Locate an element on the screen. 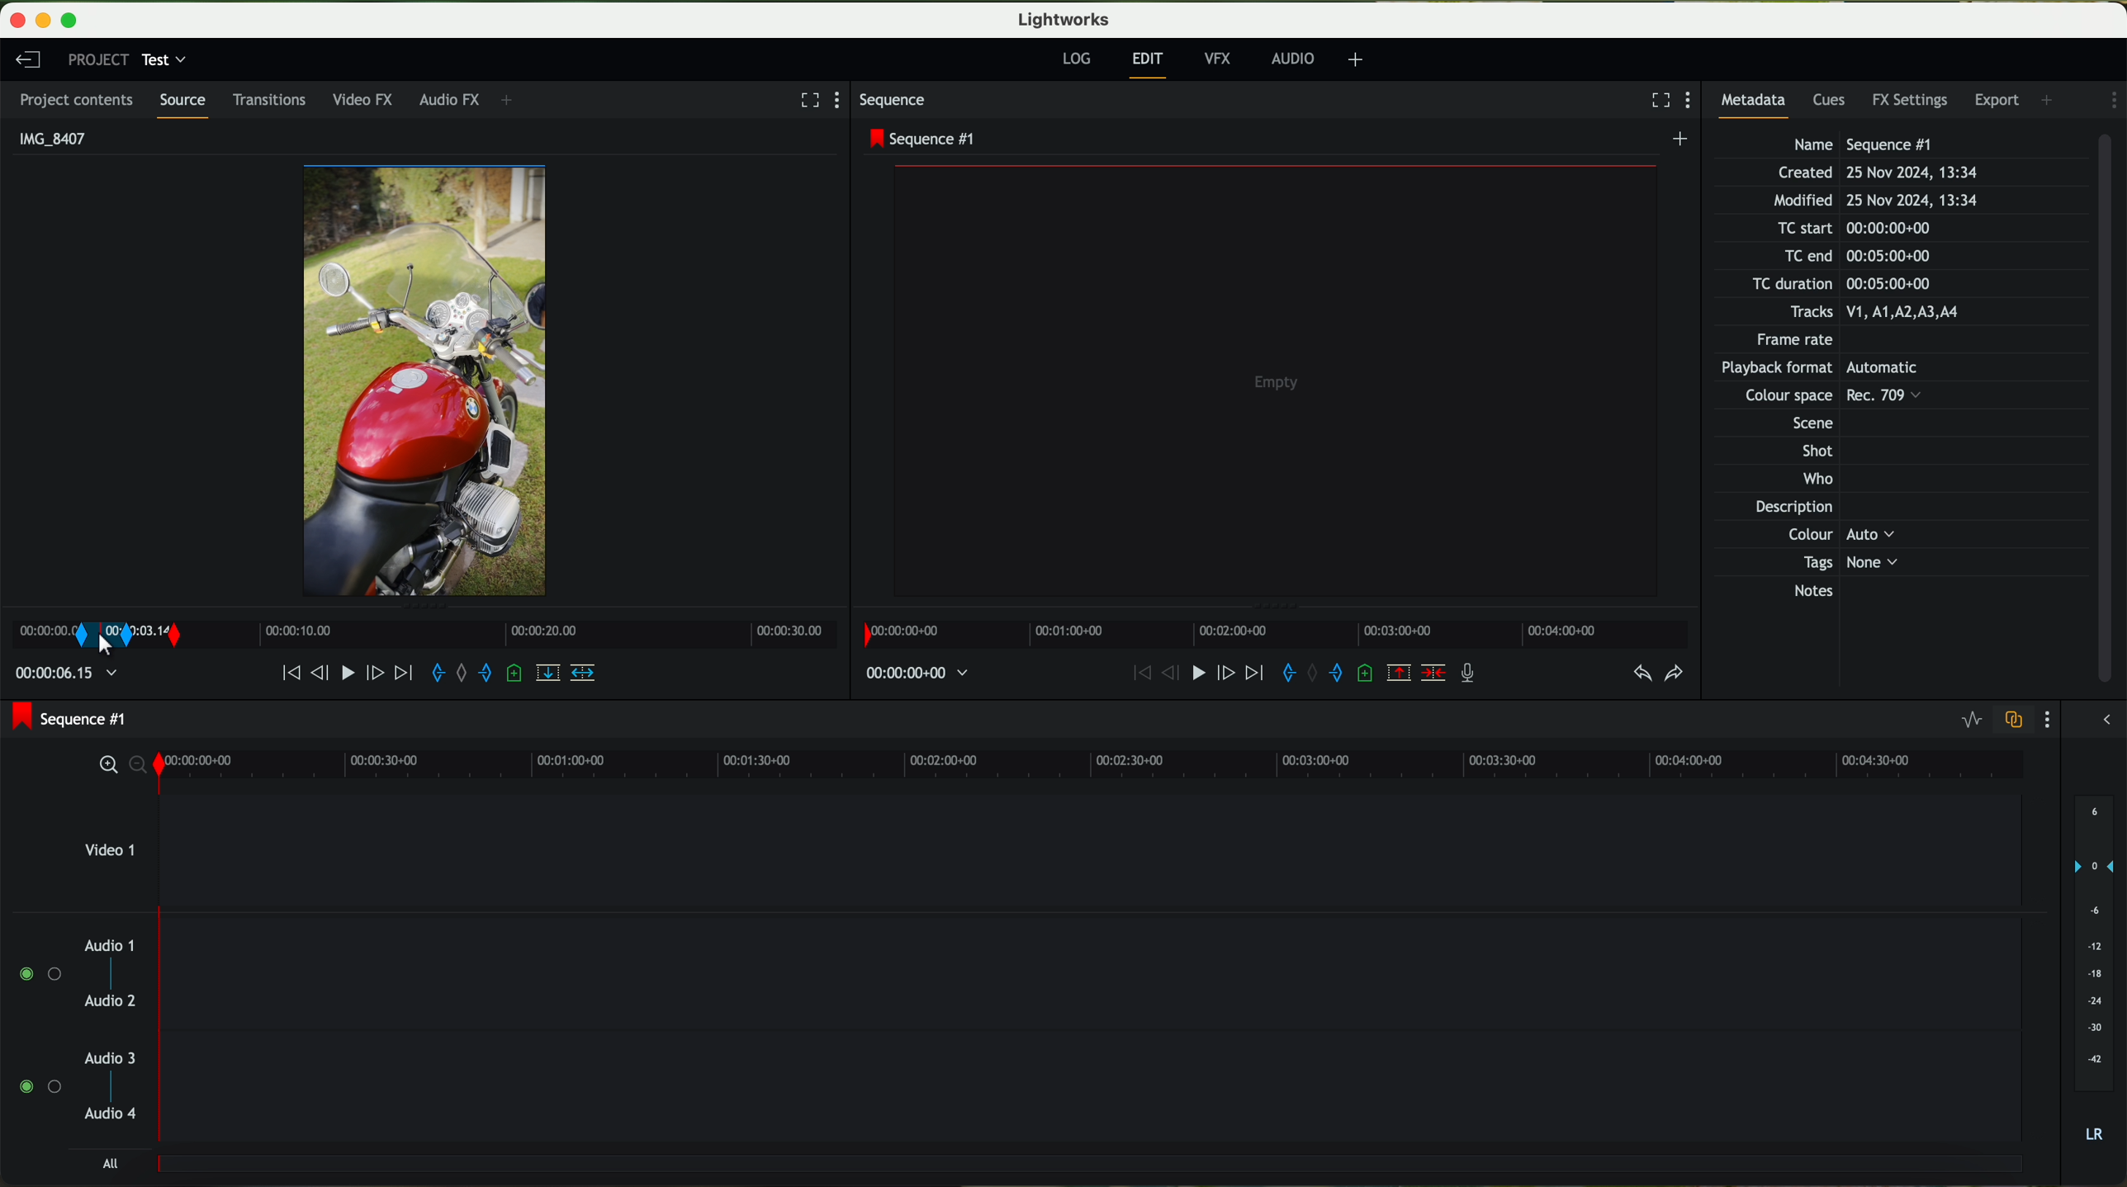  Tags None is located at coordinates (1845, 562).